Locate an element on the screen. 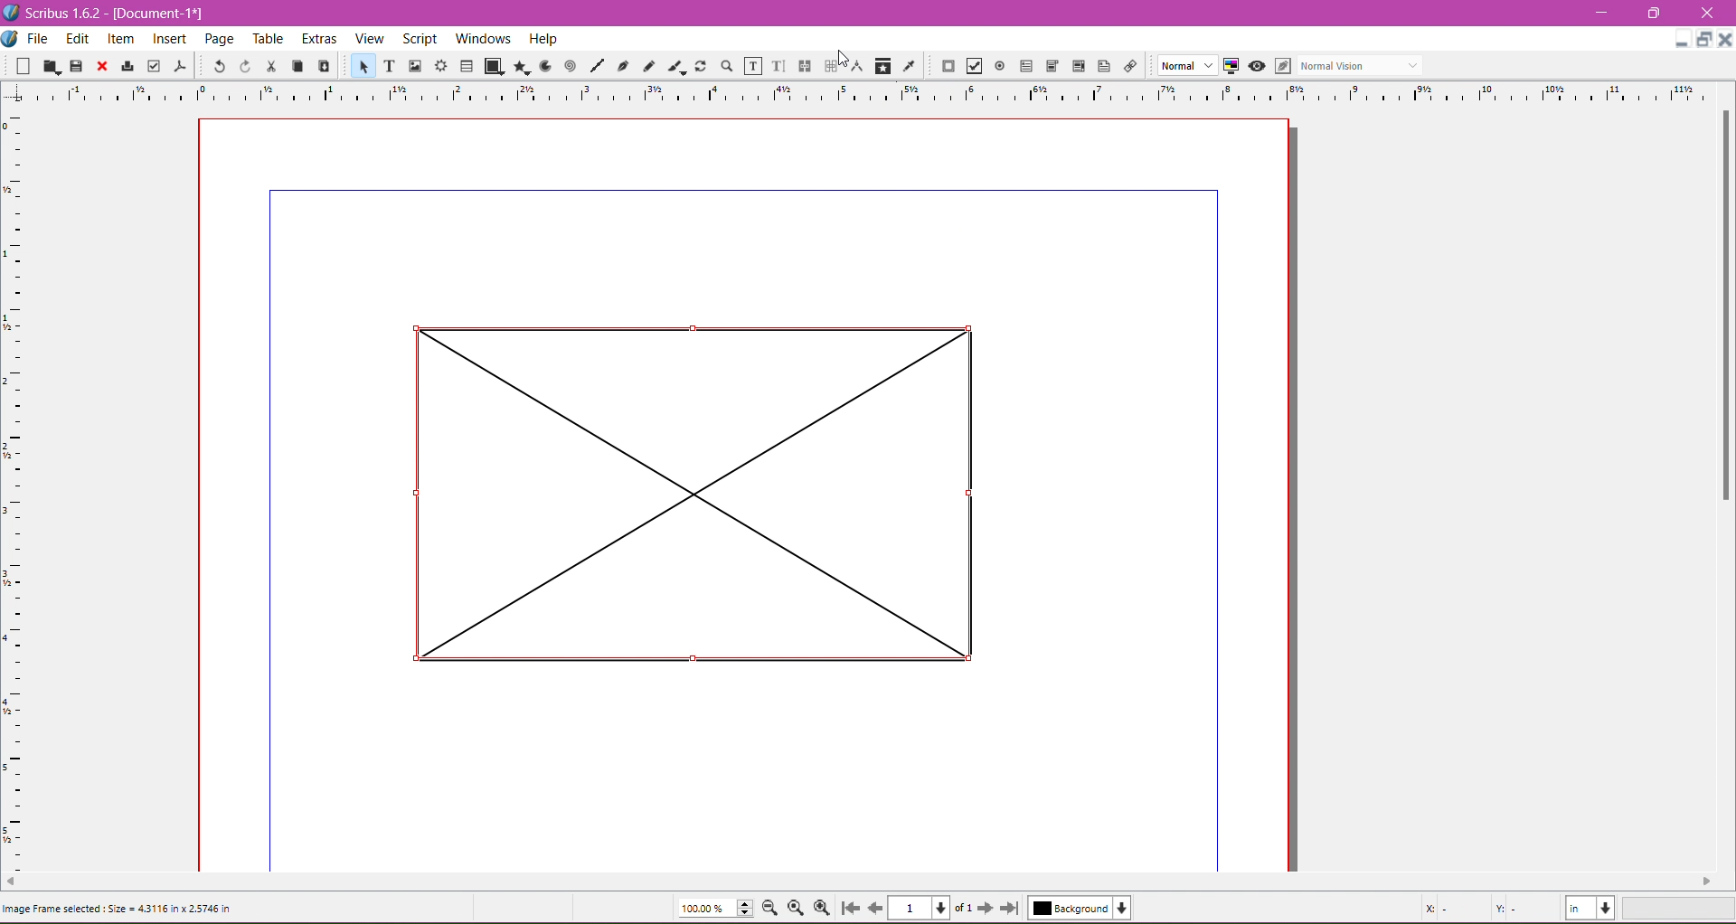 Image resolution: width=1736 pixels, height=924 pixels. Zoom Out by the stepping value in Tools preferences is located at coordinates (771, 908).